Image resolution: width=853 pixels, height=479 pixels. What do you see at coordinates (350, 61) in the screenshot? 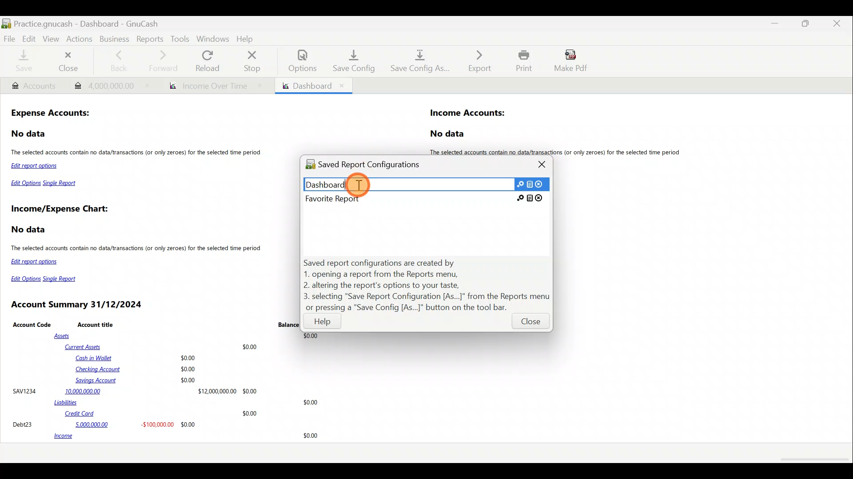
I see `Save config` at bounding box center [350, 61].